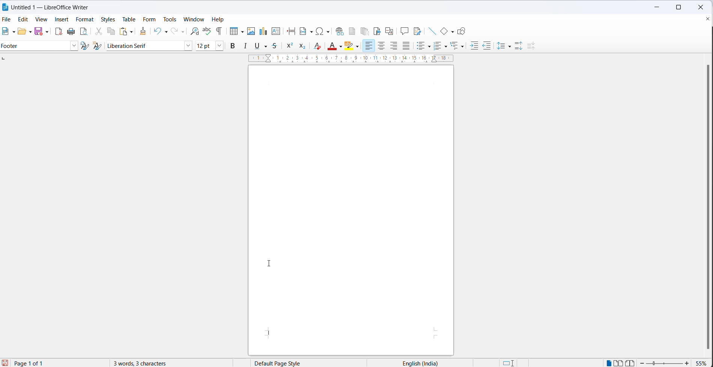 The height and width of the screenshot is (367, 713). Describe the element at coordinates (438, 47) in the screenshot. I see `toggle unordered list` at that location.